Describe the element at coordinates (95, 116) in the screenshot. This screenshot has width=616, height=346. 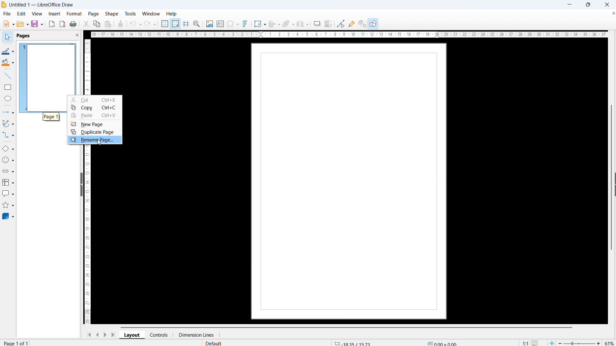
I see `paste` at that location.